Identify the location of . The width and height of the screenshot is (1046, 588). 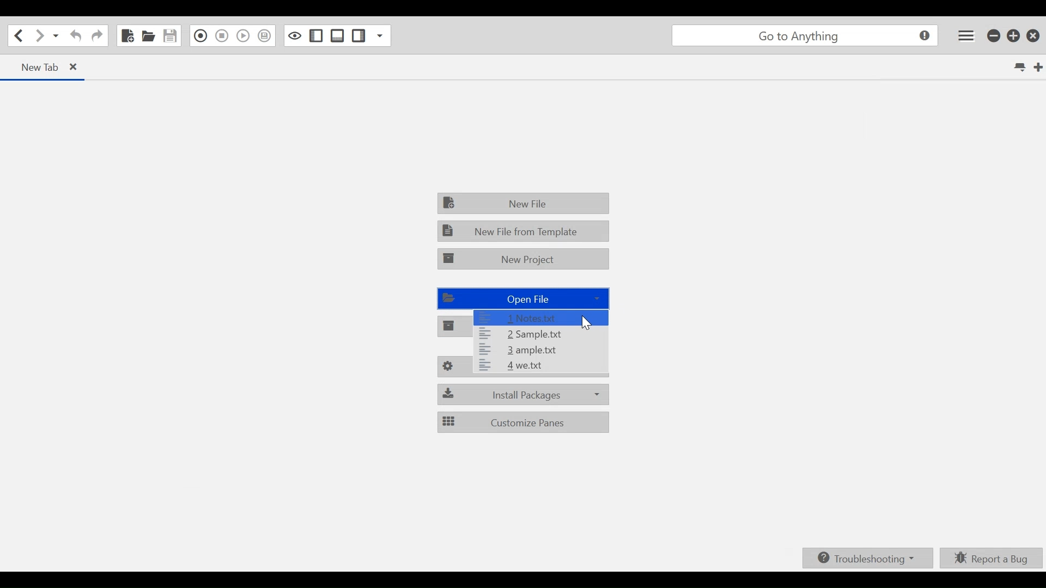
(97, 36).